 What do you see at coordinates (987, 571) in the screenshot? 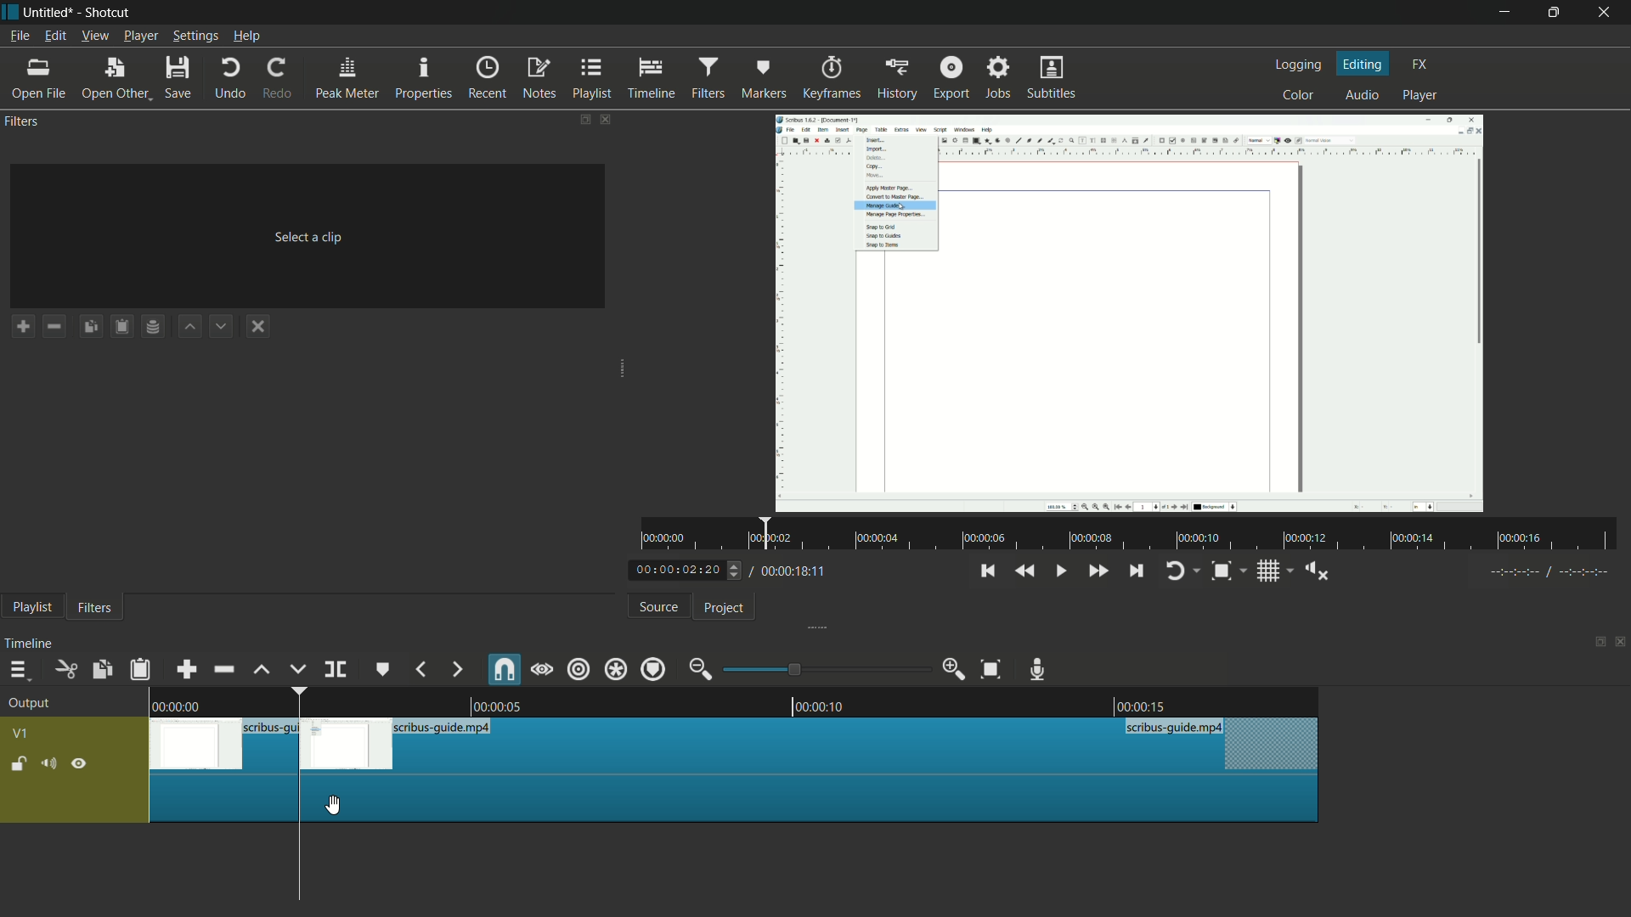
I see `skip to the previous point` at bounding box center [987, 571].